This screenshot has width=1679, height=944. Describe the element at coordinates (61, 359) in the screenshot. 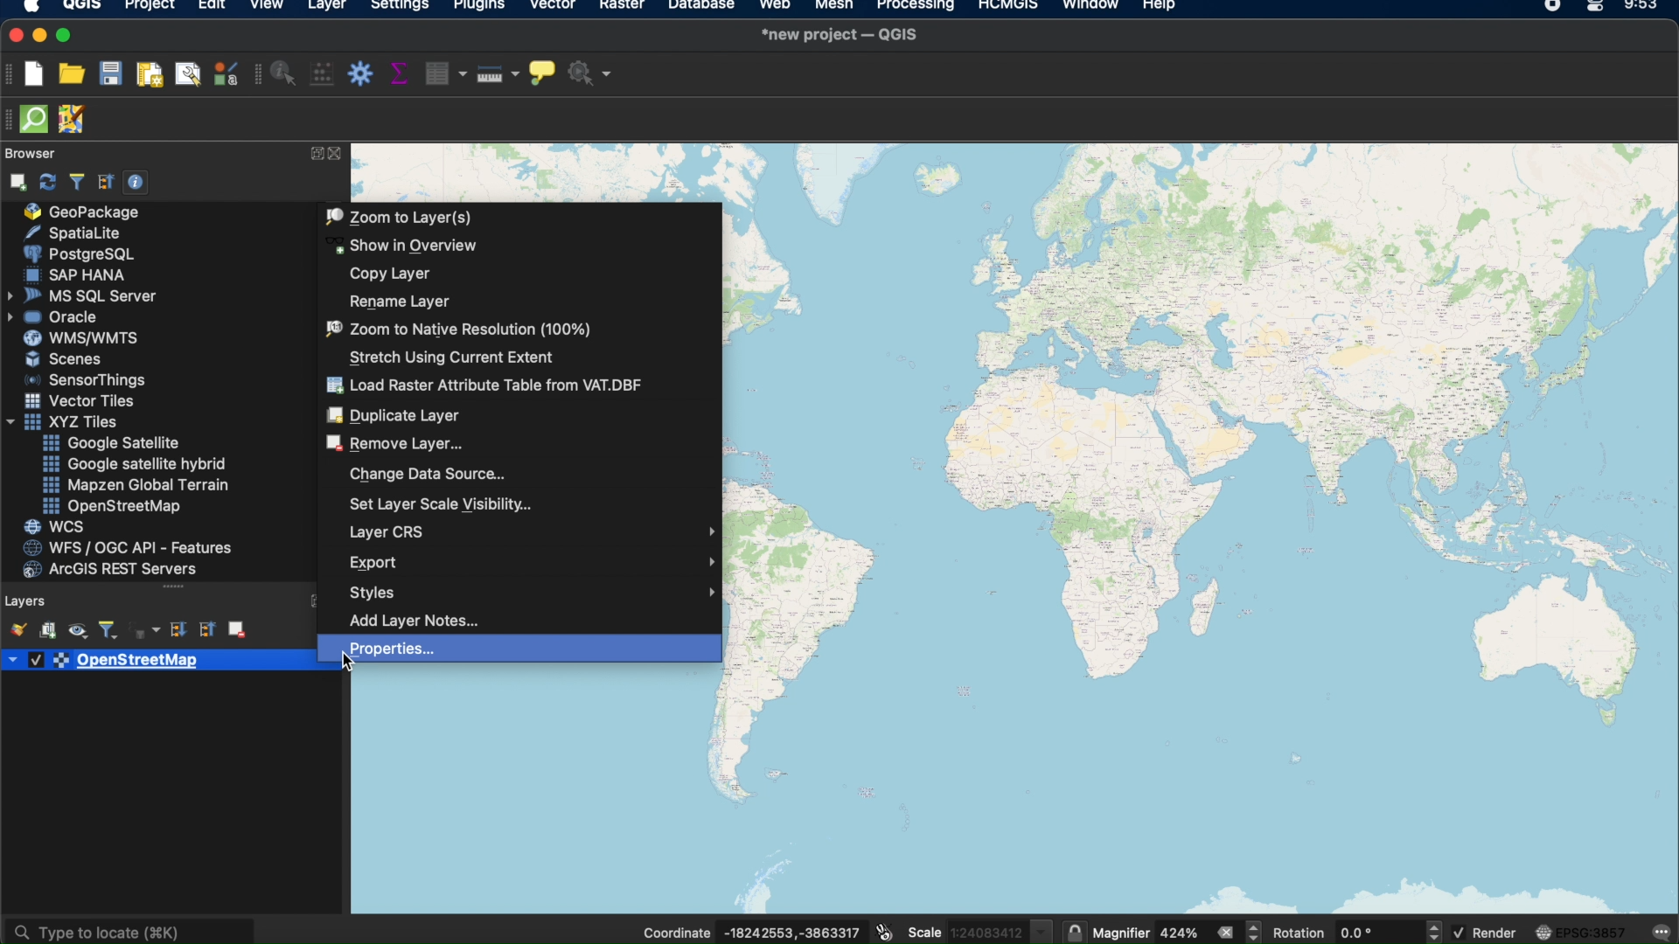

I see `scenes` at that location.